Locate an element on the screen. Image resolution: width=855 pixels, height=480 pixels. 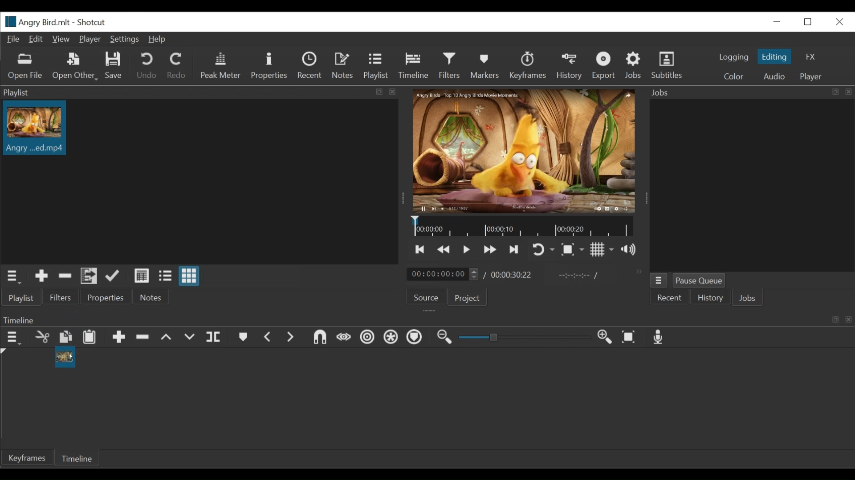
View as icons is located at coordinates (189, 275).